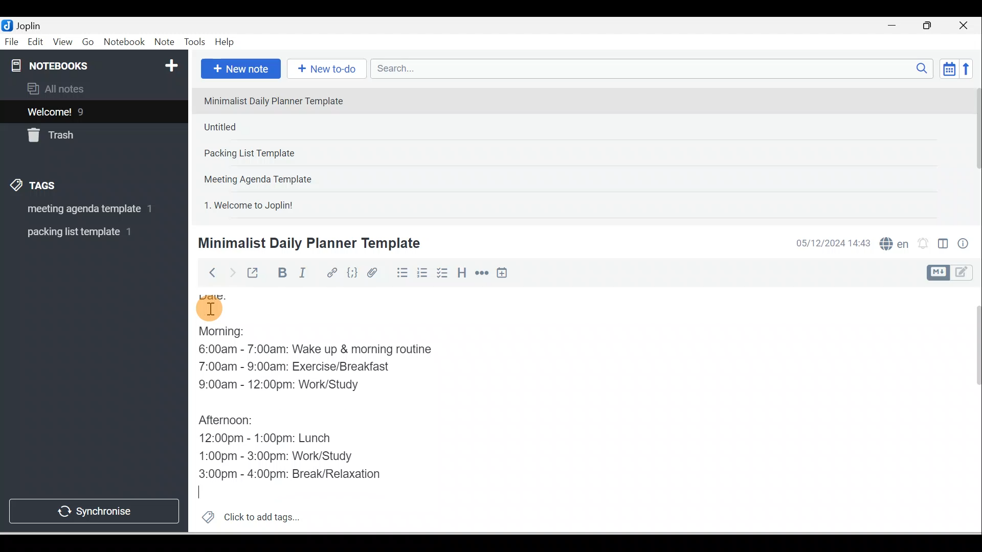  What do you see at coordinates (232, 422) in the screenshot?
I see `Afternoon:` at bounding box center [232, 422].